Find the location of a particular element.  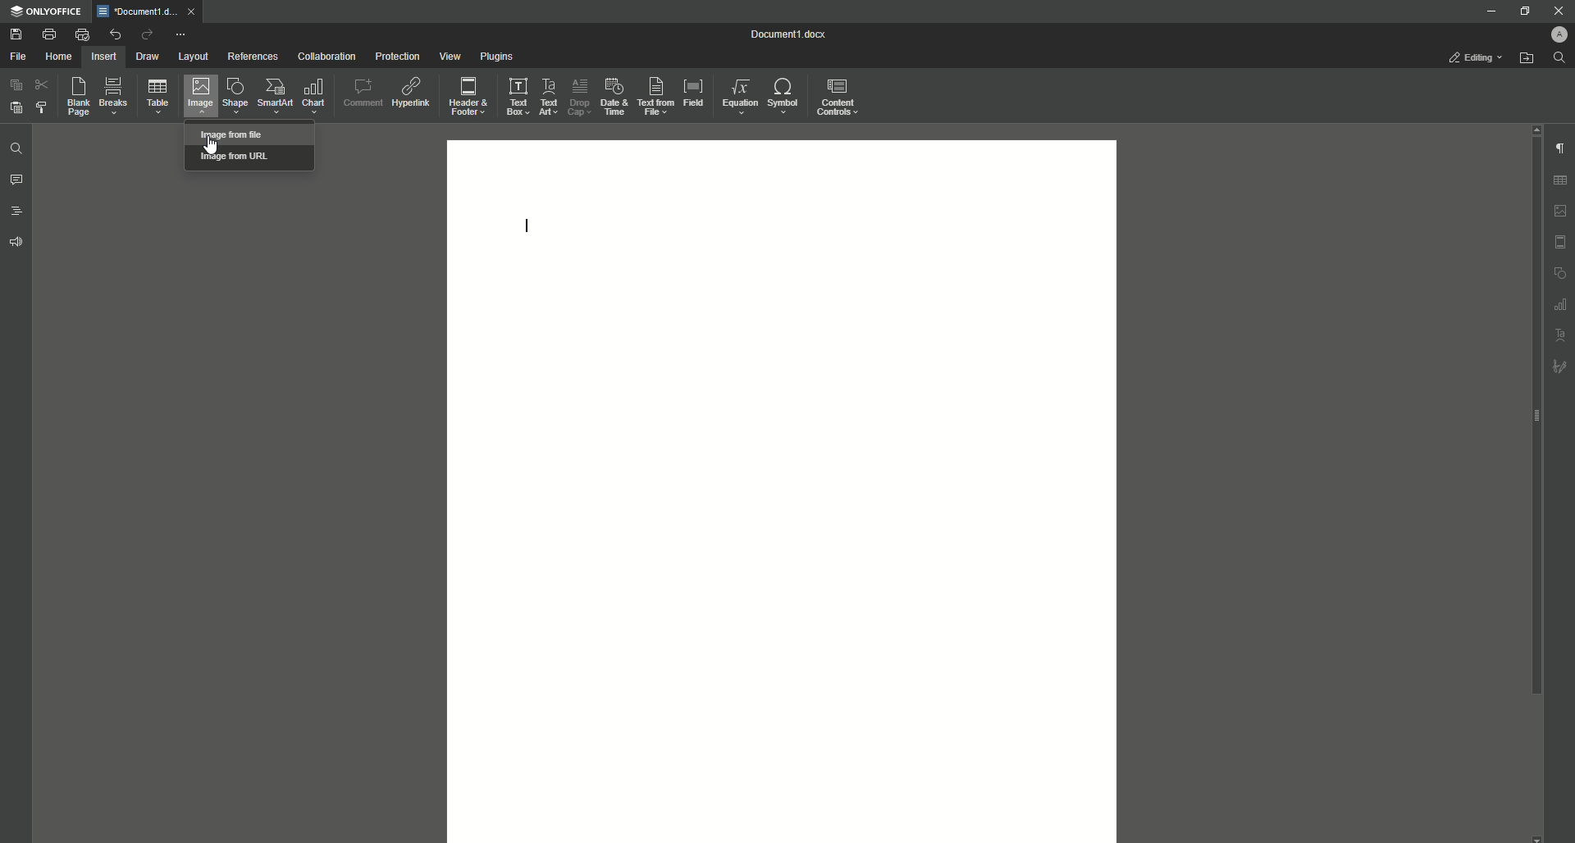

Paste is located at coordinates (16, 108).